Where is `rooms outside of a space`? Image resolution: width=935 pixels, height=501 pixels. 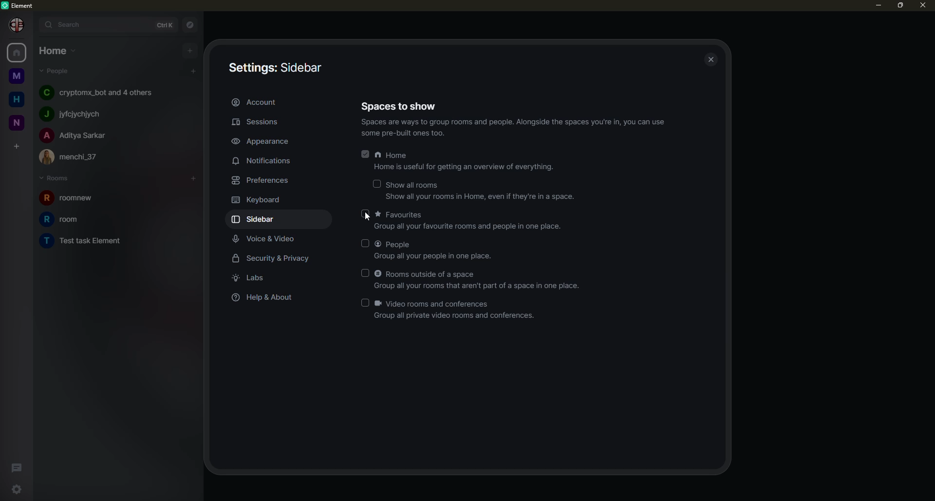 rooms outside of a space is located at coordinates (480, 280).